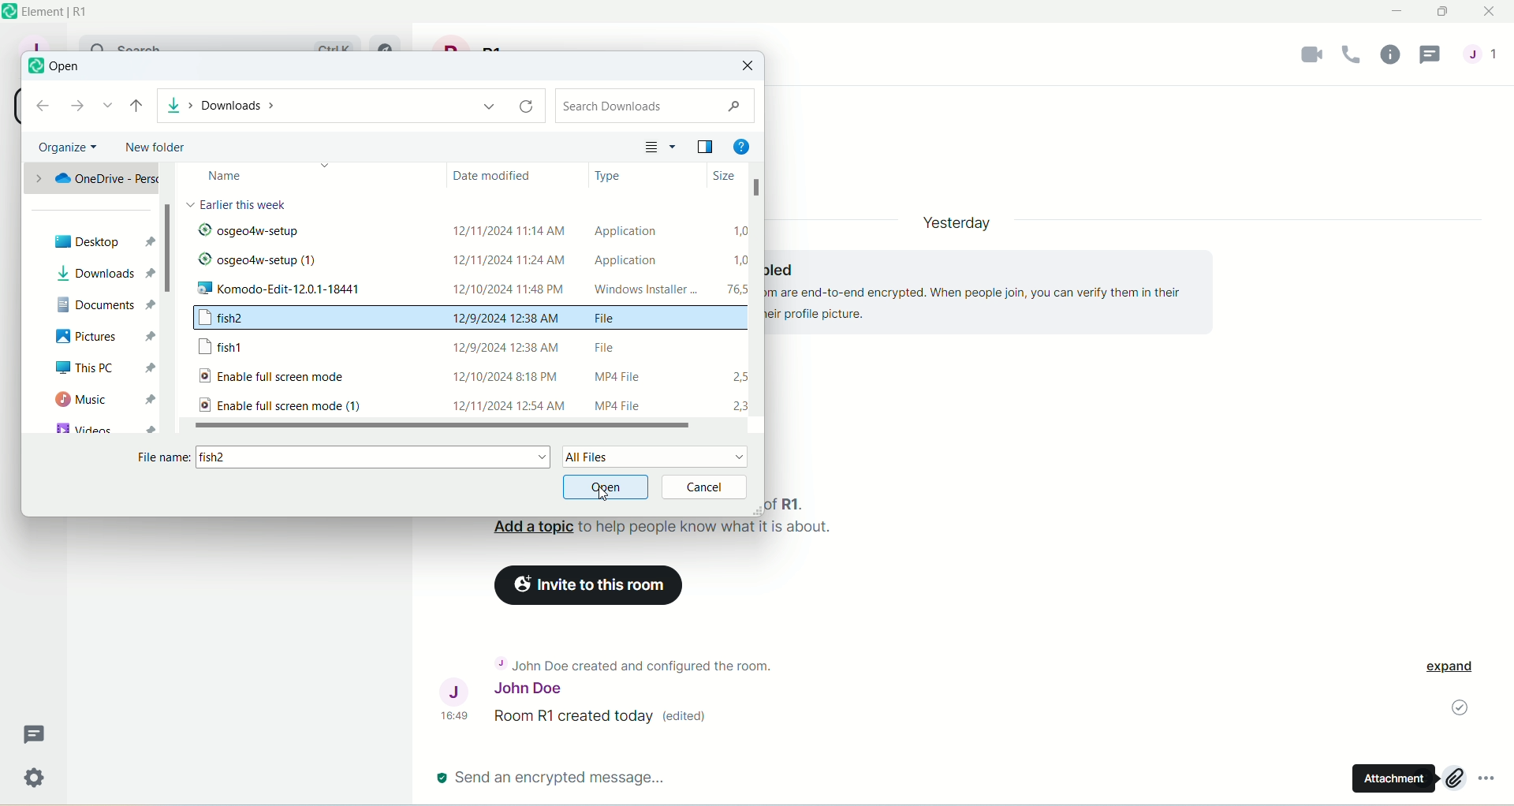 Image resolution: width=1514 pixels, height=806 pixels. I want to click on ‘Windows Installer .., so click(640, 290).